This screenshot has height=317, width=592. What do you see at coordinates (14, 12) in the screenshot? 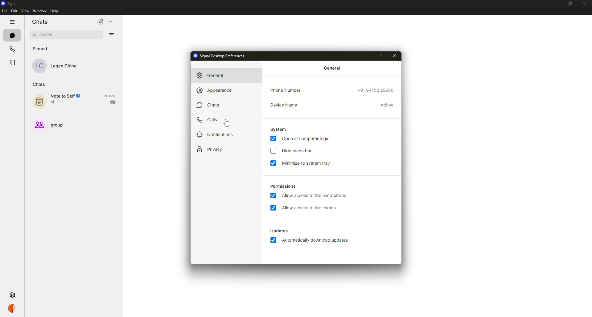
I see `edit` at bounding box center [14, 12].